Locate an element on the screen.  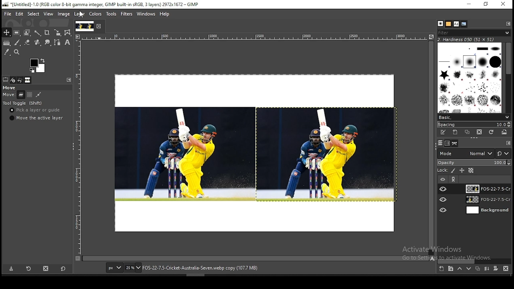
move layer is located at coordinates (21, 95).